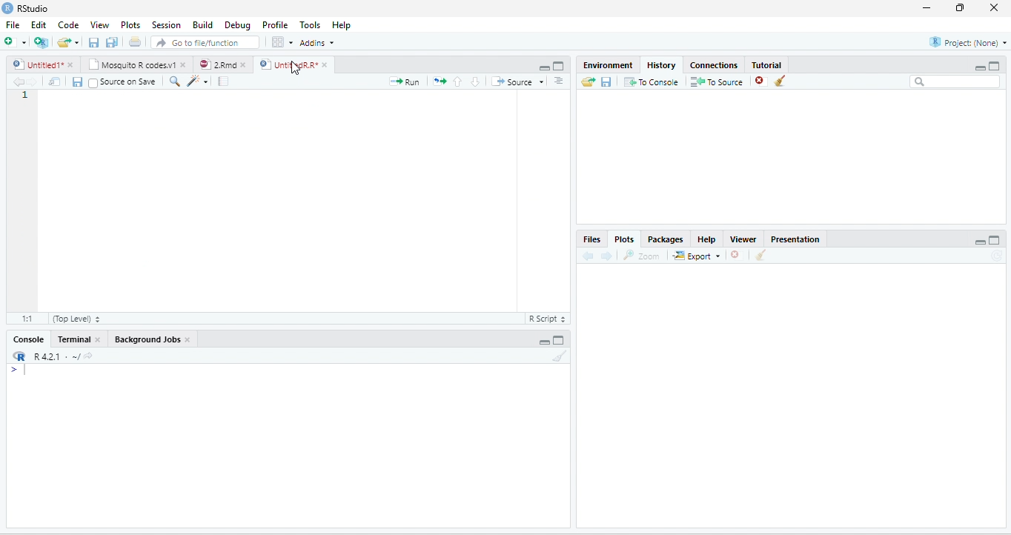  Describe the element at coordinates (559, 339) in the screenshot. I see `Maximize` at that location.